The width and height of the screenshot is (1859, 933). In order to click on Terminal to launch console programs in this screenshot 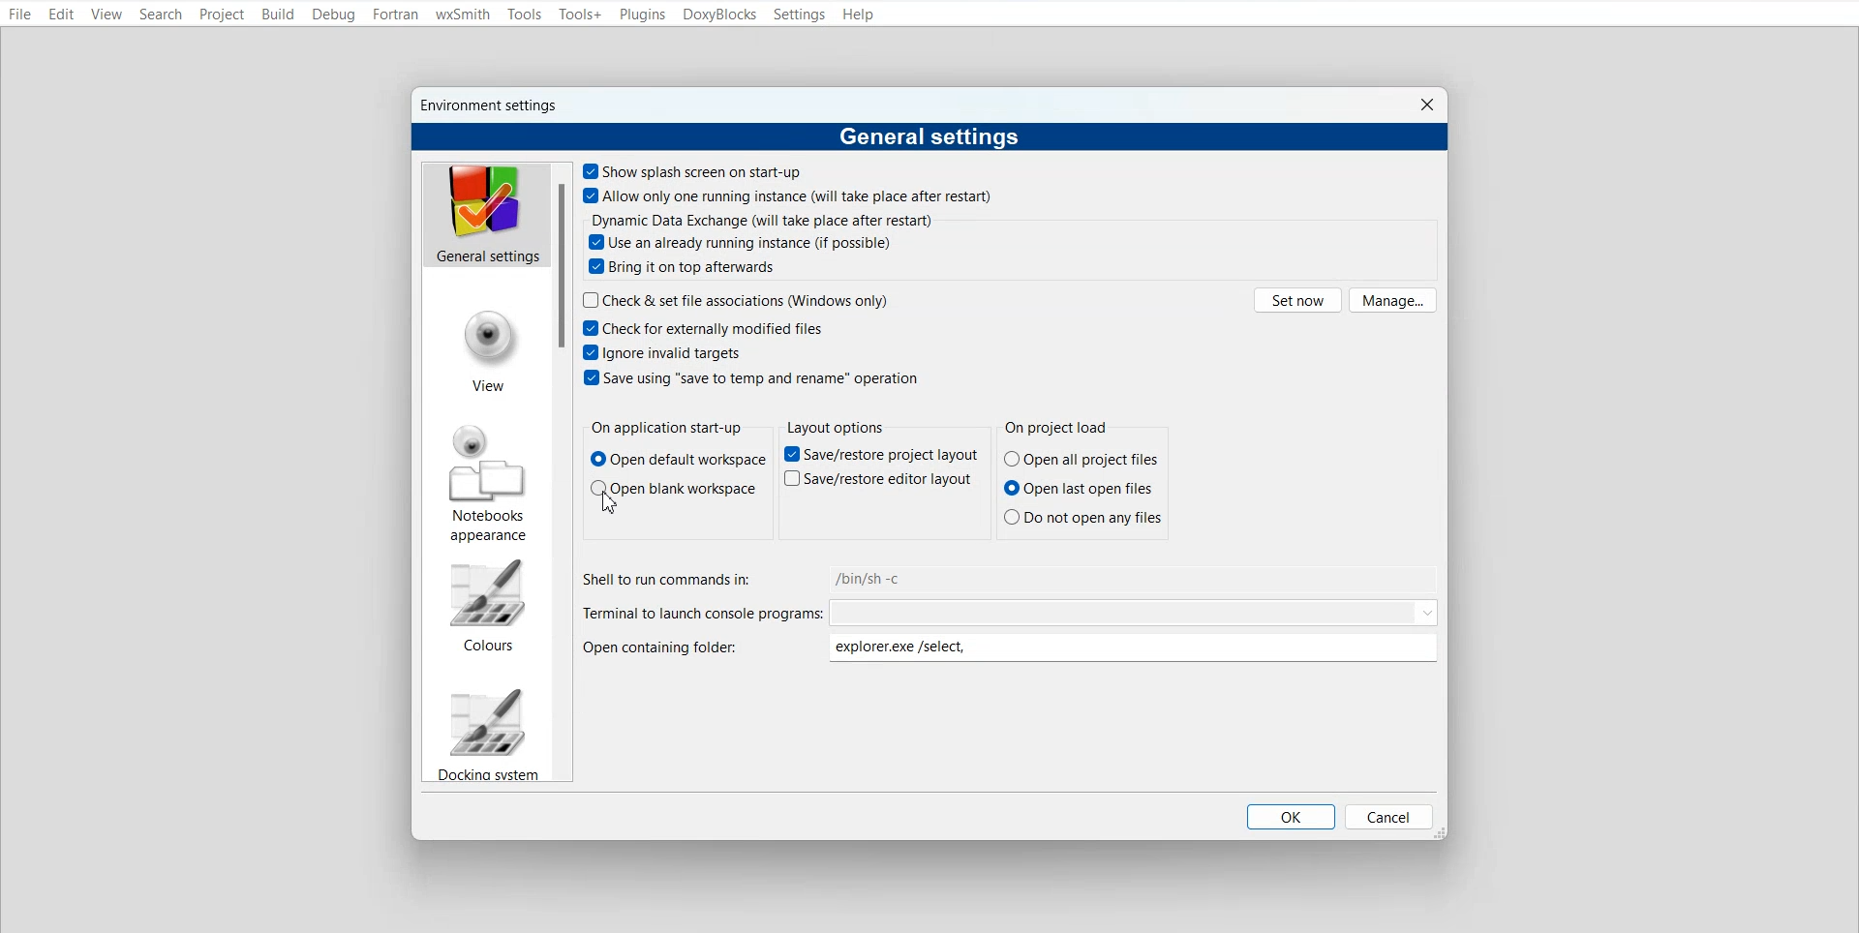, I will do `click(1012, 613)`.